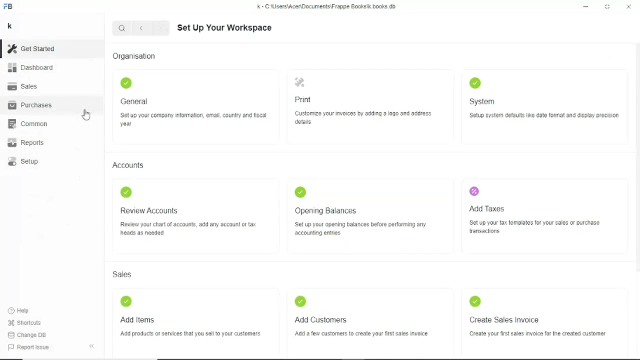 The image size is (640, 360). Describe the element at coordinates (536, 212) in the screenshot. I see `Add taxes  set up your tax templates for your sales or purchase transactions.` at that location.